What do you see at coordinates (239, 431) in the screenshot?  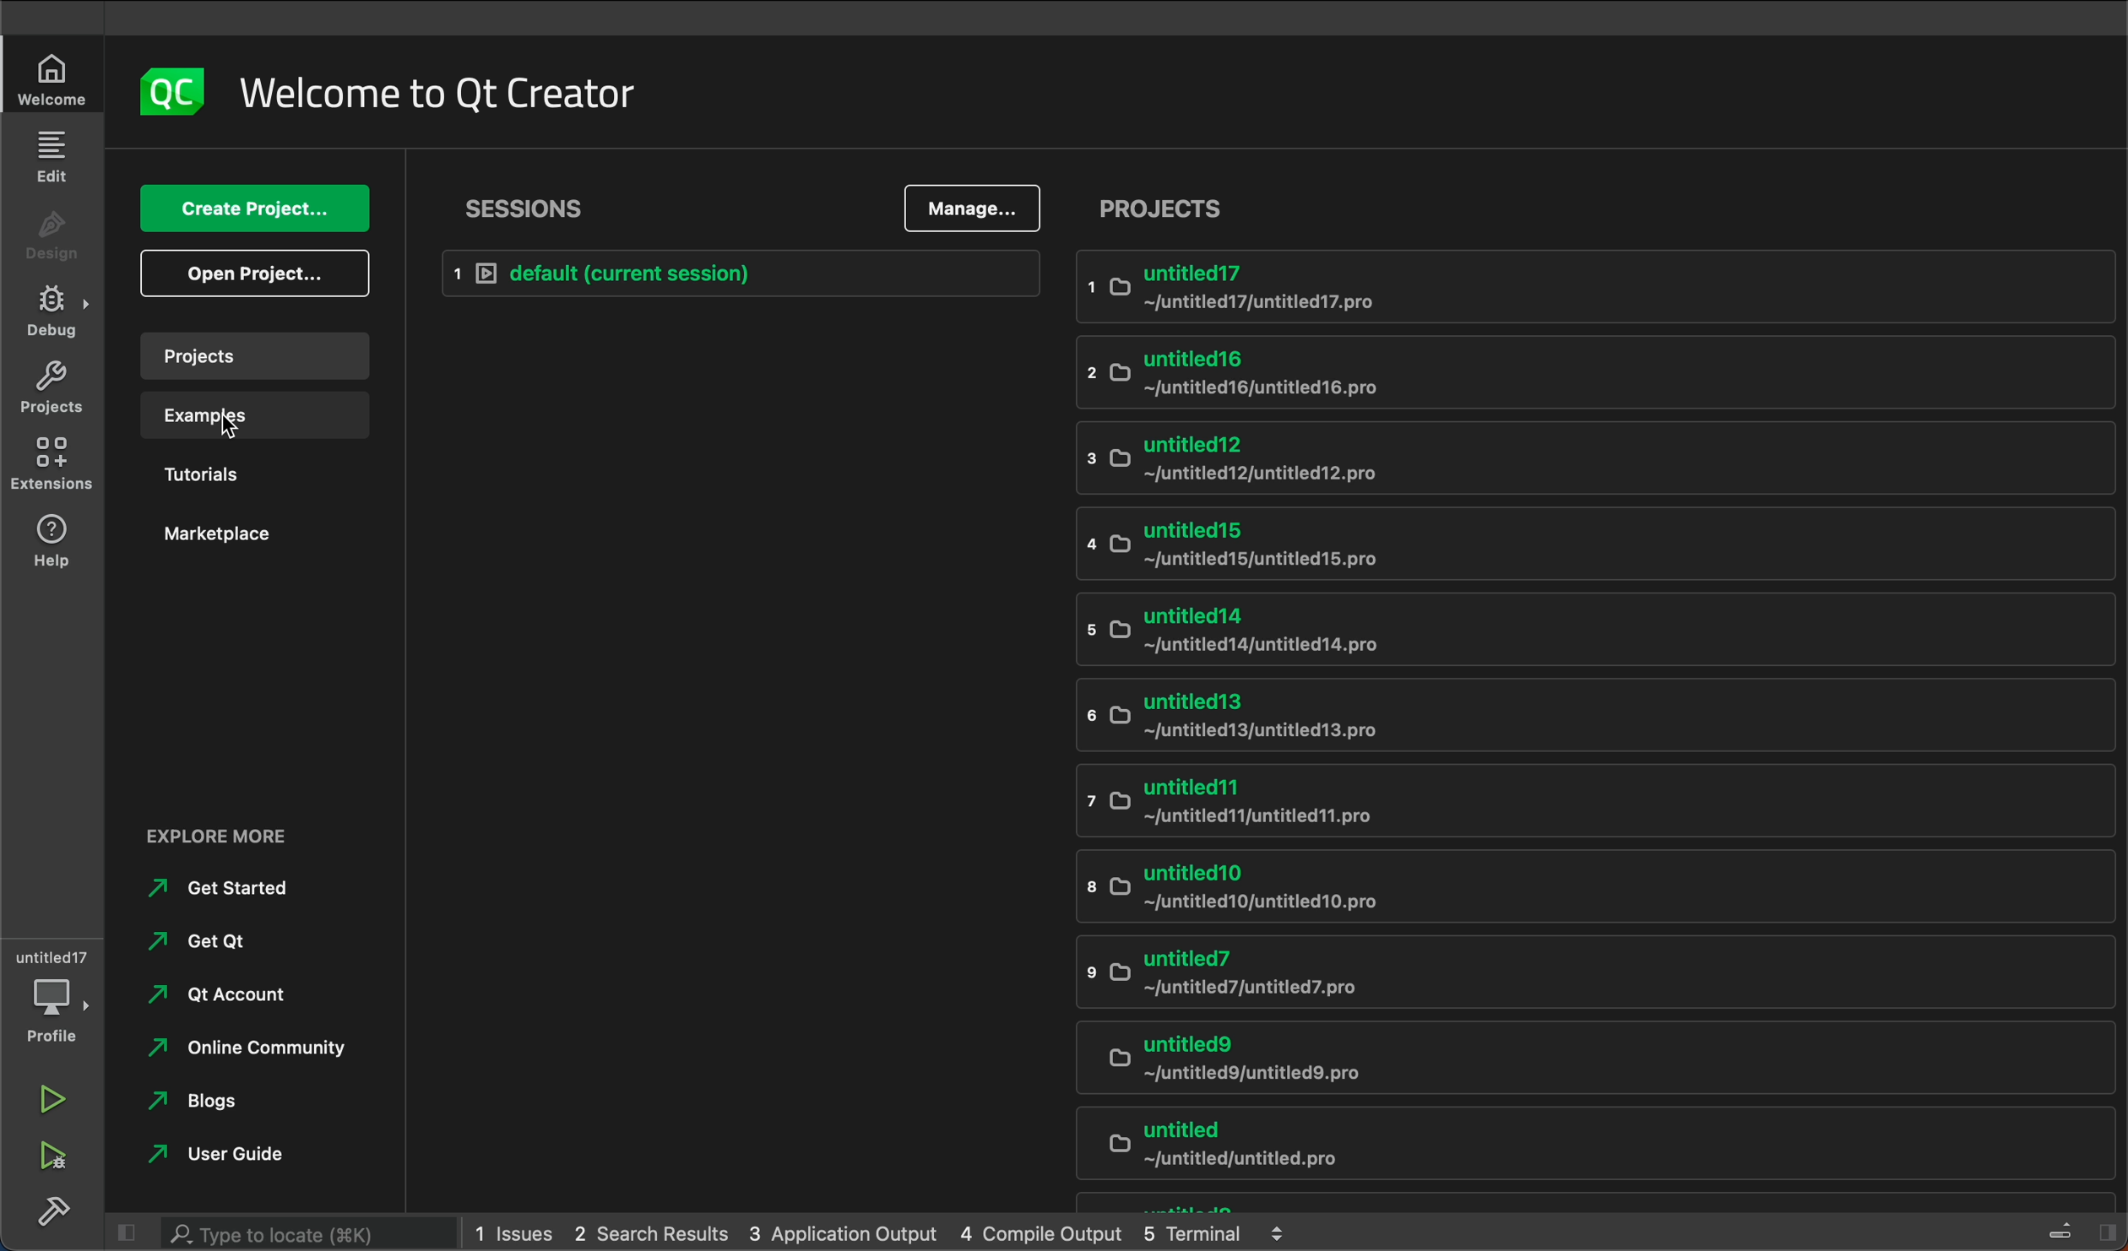 I see `Cursor` at bounding box center [239, 431].